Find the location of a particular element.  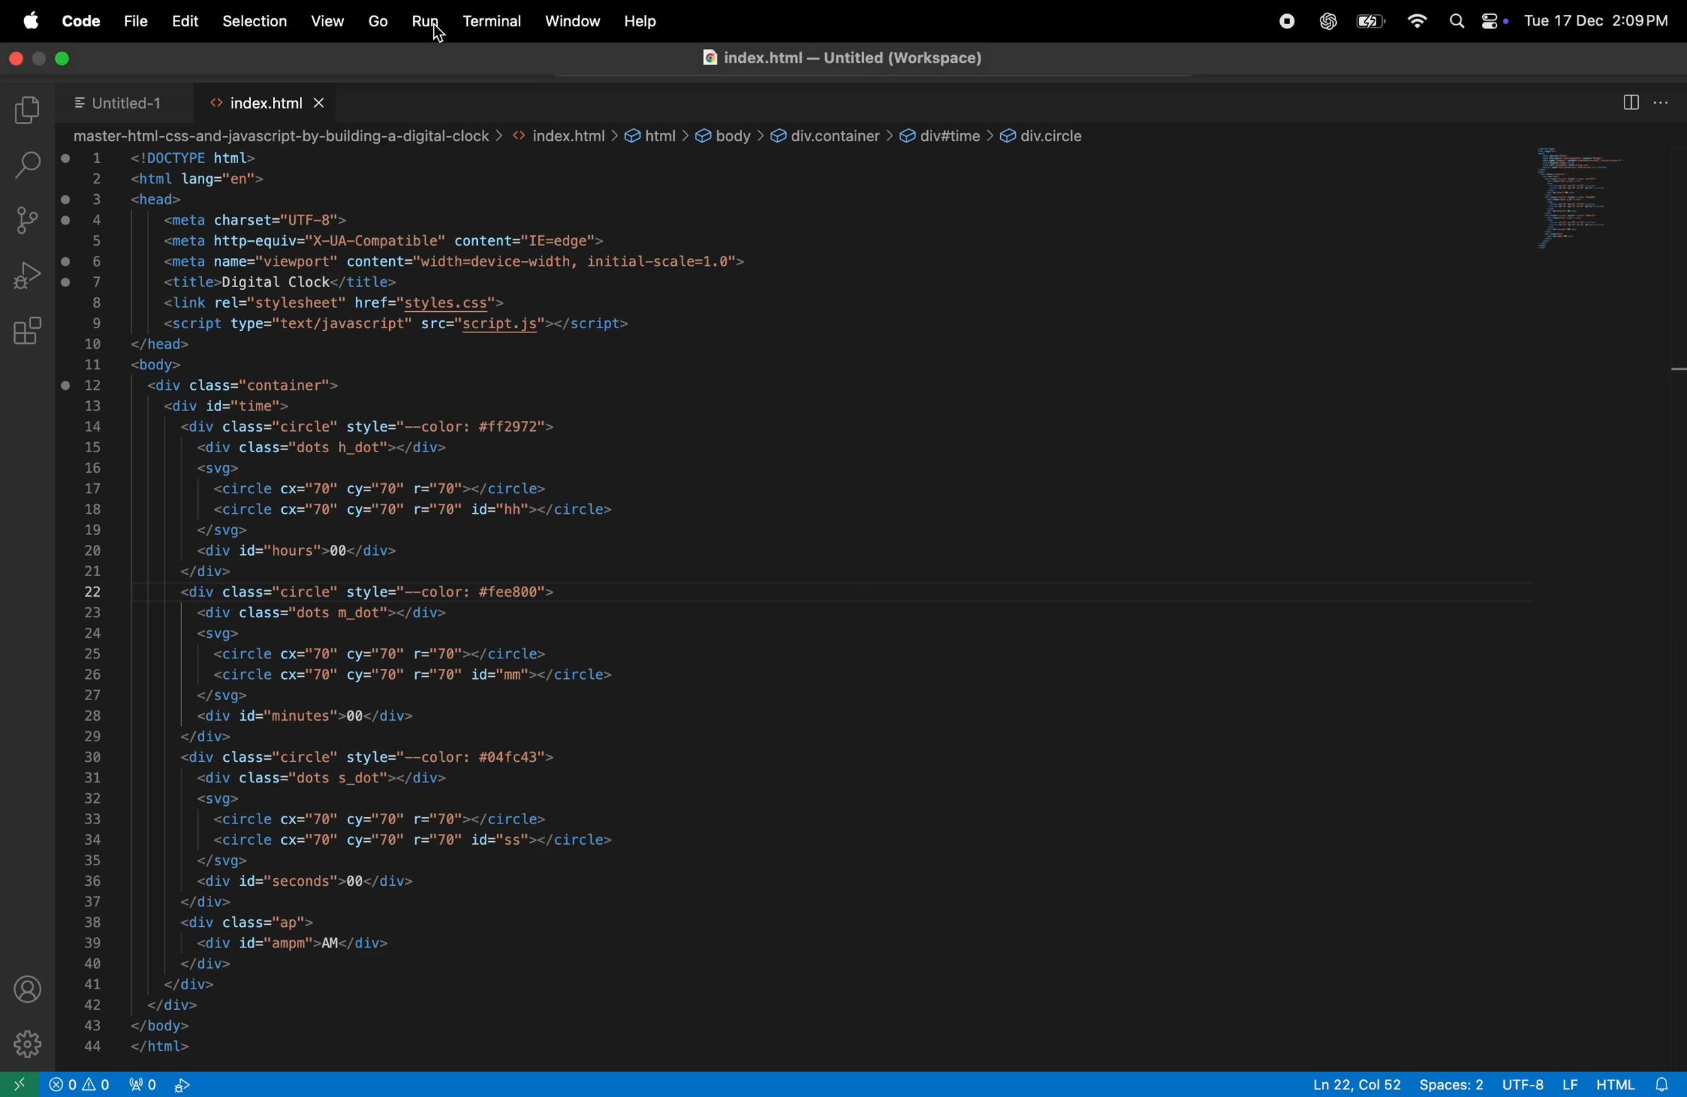

html alert is located at coordinates (1637, 1083).